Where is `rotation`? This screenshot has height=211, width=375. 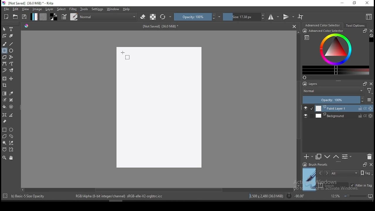 rotation is located at coordinates (295, 195).